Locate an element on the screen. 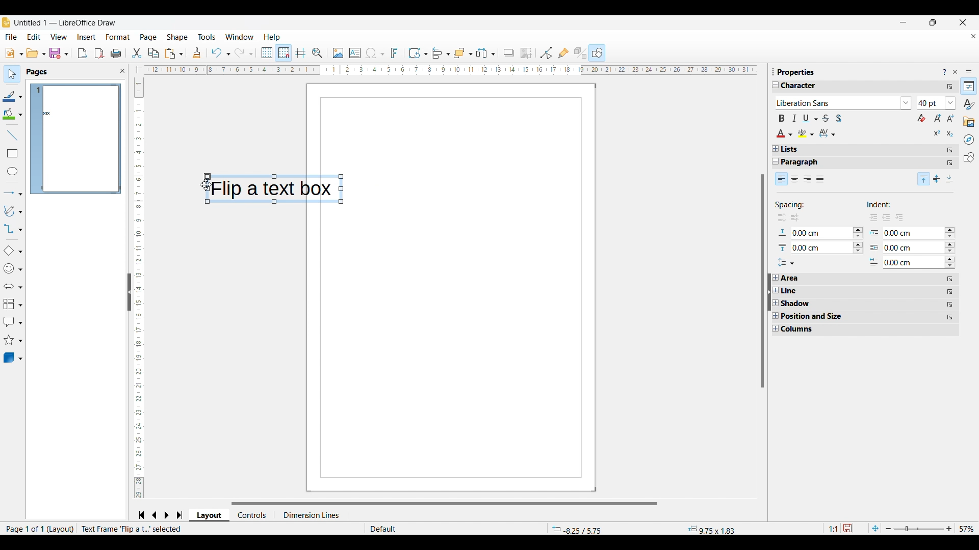  Page menu is located at coordinates (148, 38).